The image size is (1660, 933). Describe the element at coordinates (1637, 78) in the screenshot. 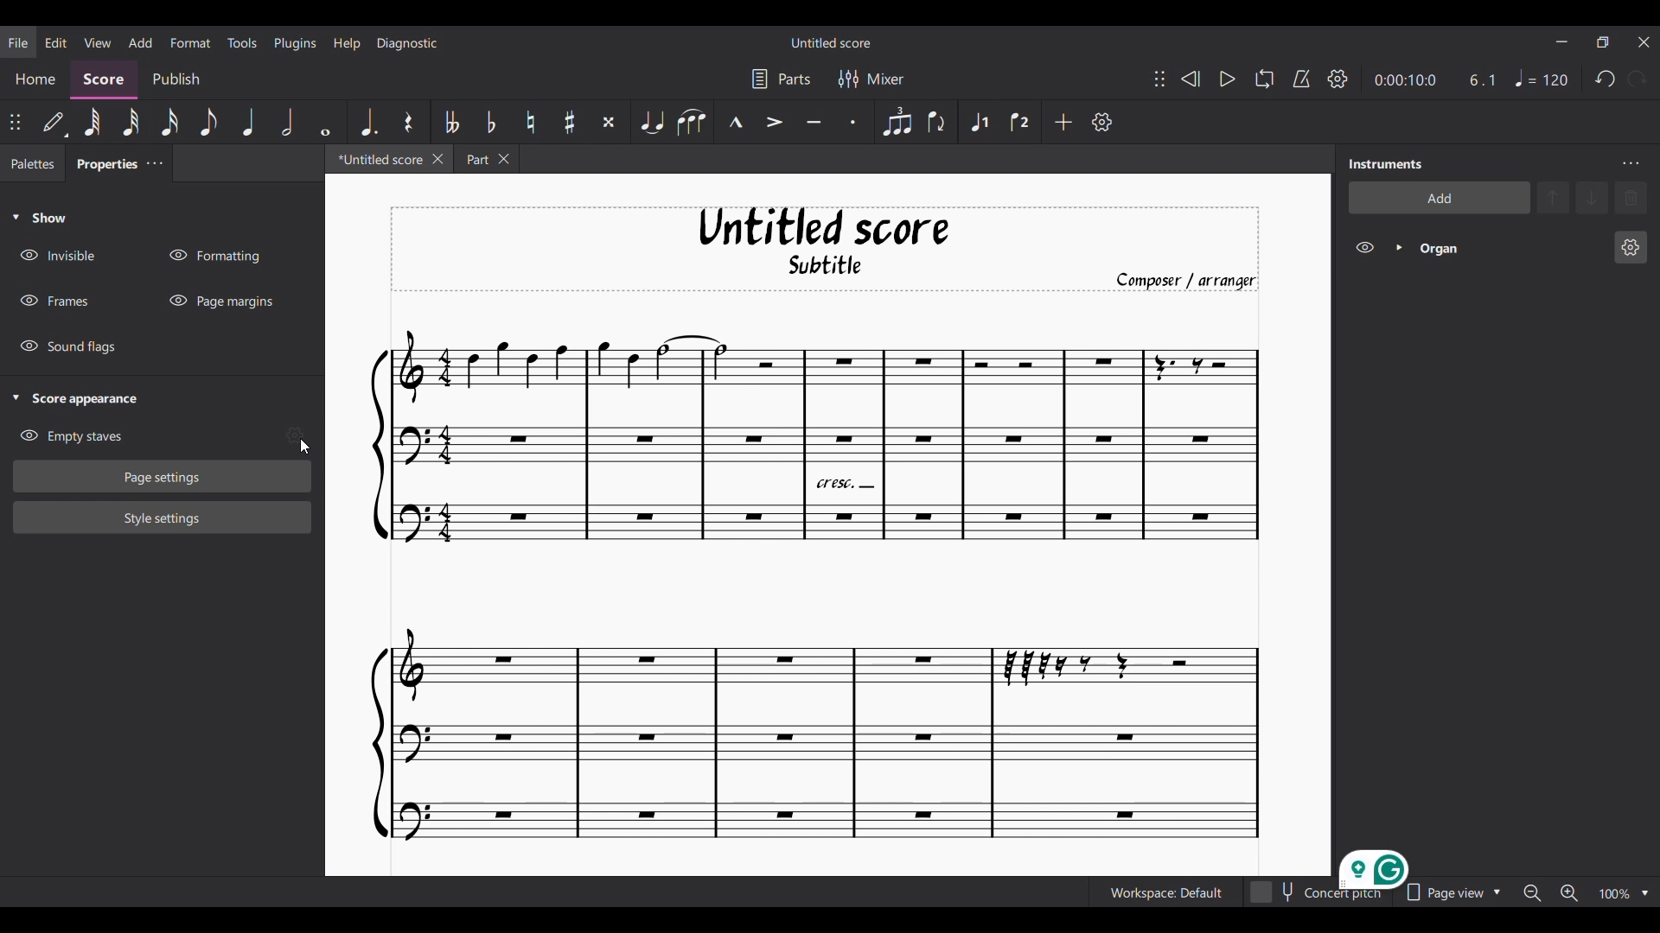

I see `Redo` at that location.